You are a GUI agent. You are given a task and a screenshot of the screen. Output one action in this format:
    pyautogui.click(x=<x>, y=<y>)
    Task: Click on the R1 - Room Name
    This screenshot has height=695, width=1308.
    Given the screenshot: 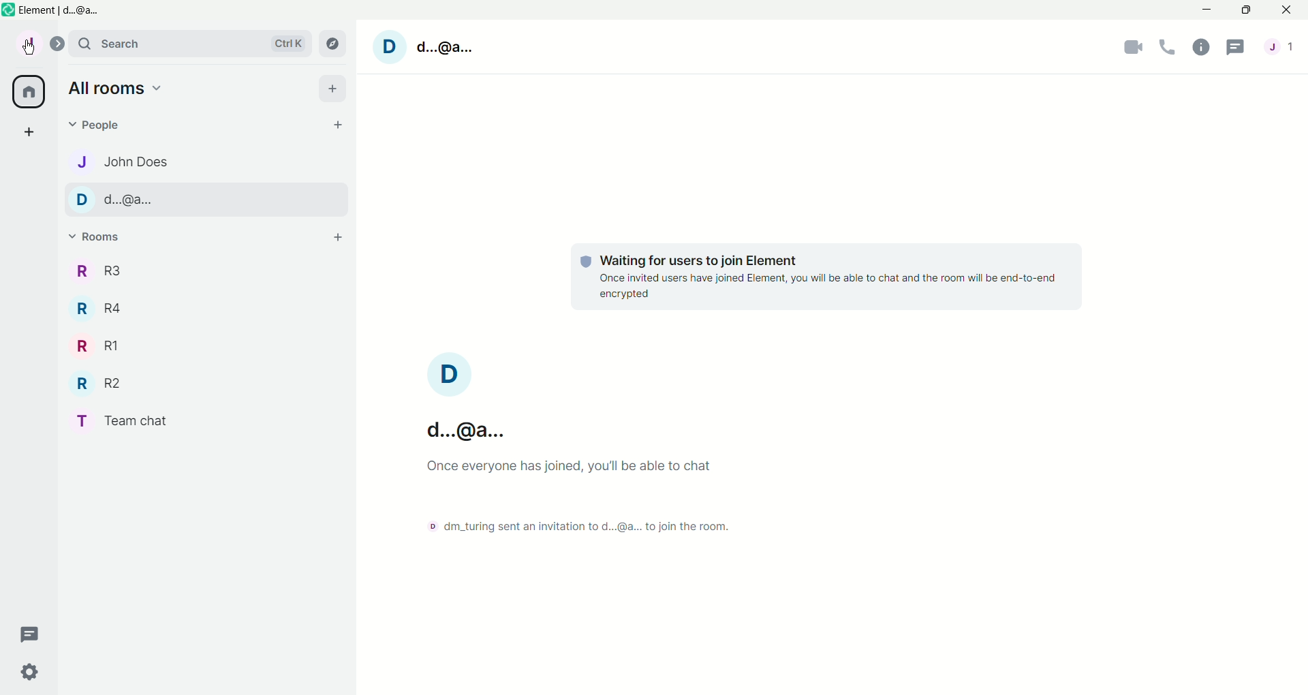 What is the action you would take?
    pyautogui.click(x=100, y=345)
    